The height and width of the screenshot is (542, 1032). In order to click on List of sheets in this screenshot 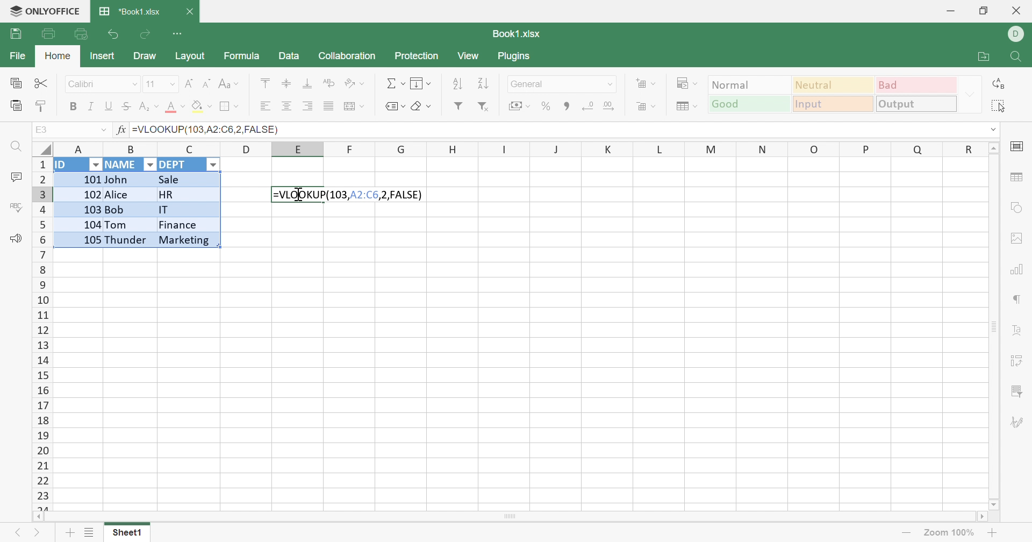, I will do `click(92, 534)`.